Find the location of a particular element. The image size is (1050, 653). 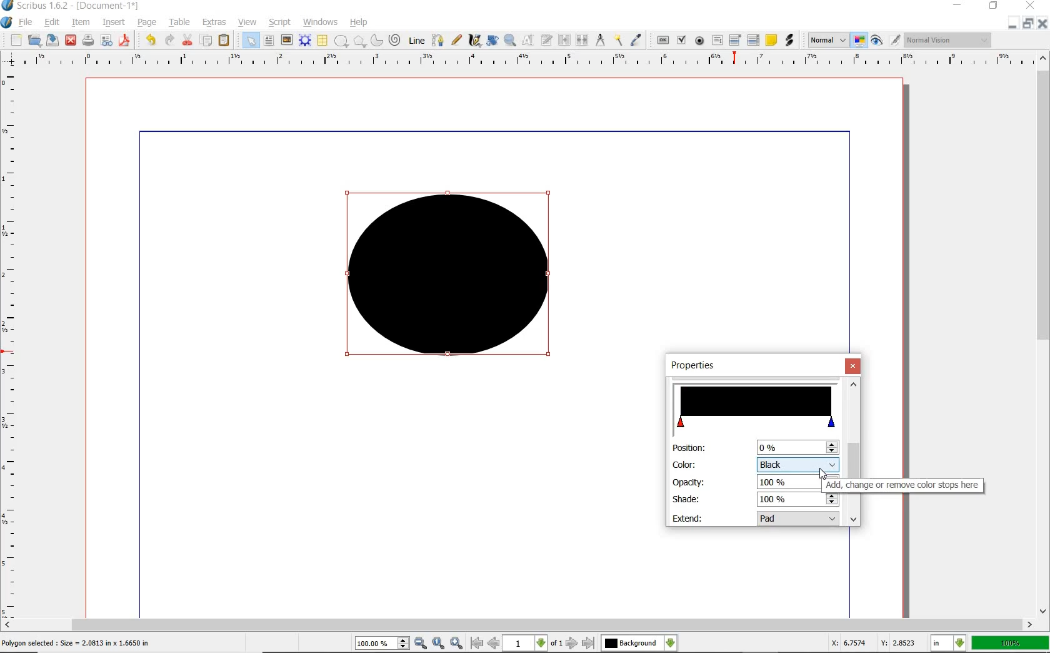

TOGGLE COLOR MANAGEMENT SYSTEM is located at coordinates (860, 40).